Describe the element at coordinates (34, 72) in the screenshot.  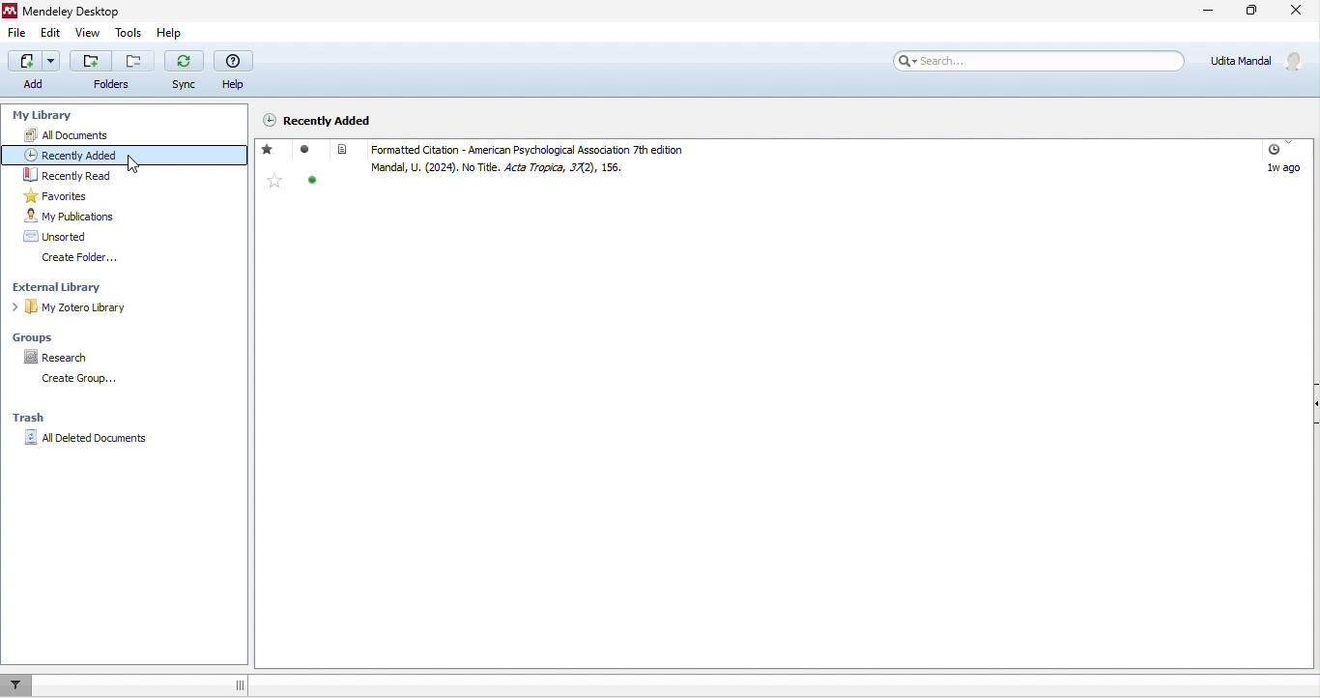
I see `add` at that location.